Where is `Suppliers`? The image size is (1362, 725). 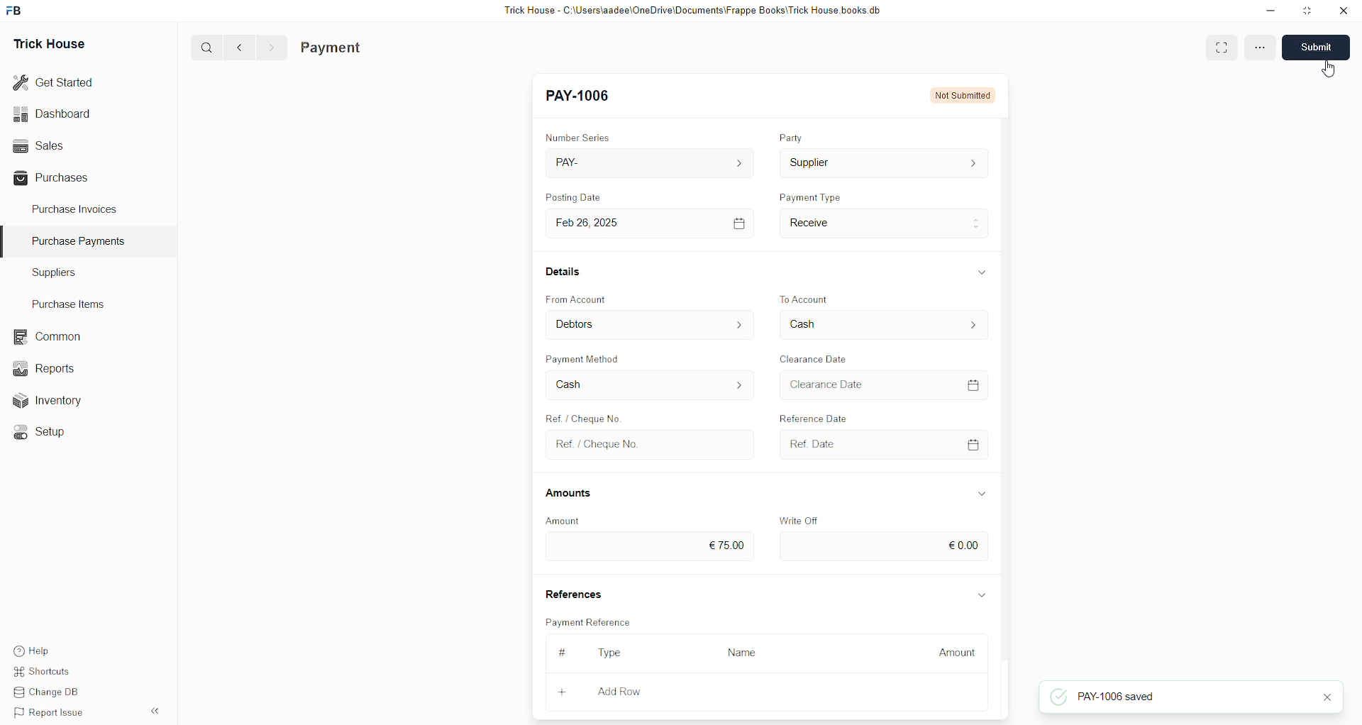 Suppliers is located at coordinates (70, 274).